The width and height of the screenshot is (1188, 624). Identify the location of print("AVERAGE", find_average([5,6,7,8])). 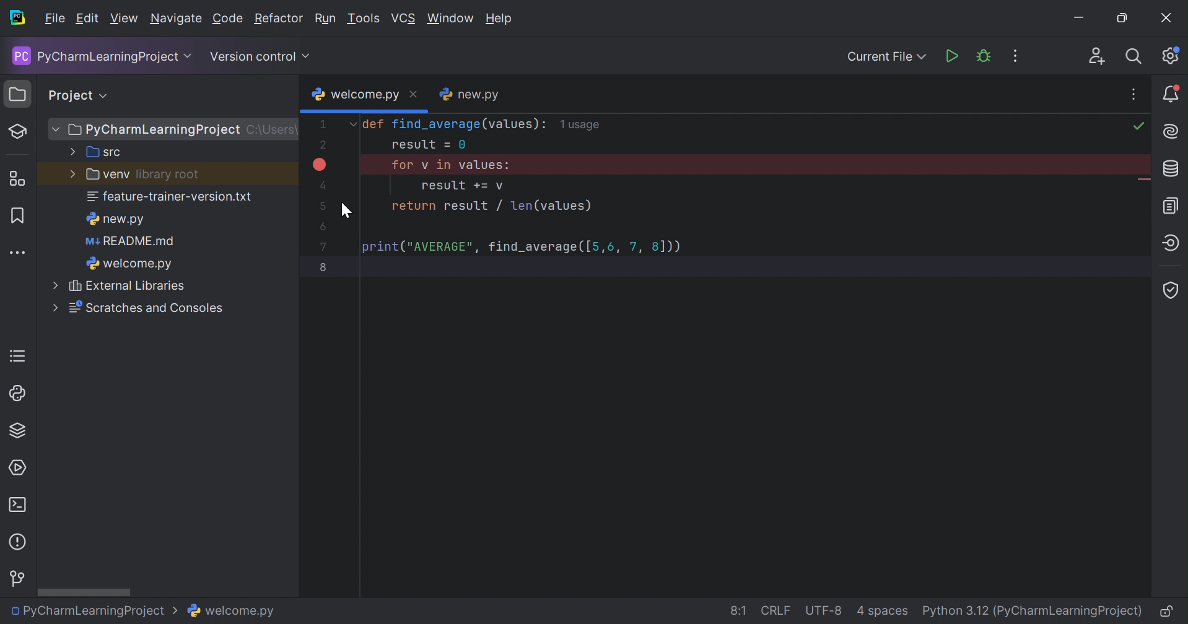
(522, 246).